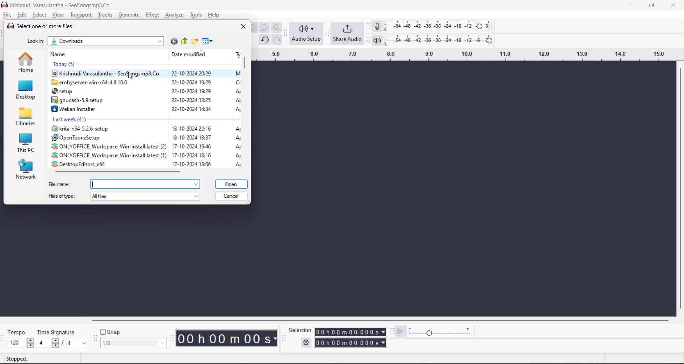  Describe the element at coordinates (244, 26) in the screenshot. I see `close window` at that location.